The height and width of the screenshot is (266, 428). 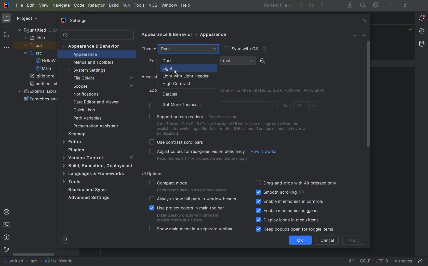 What do you see at coordinates (7, 19) in the screenshot?
I see `PROJECT folder` at bounding box center [7, 19].